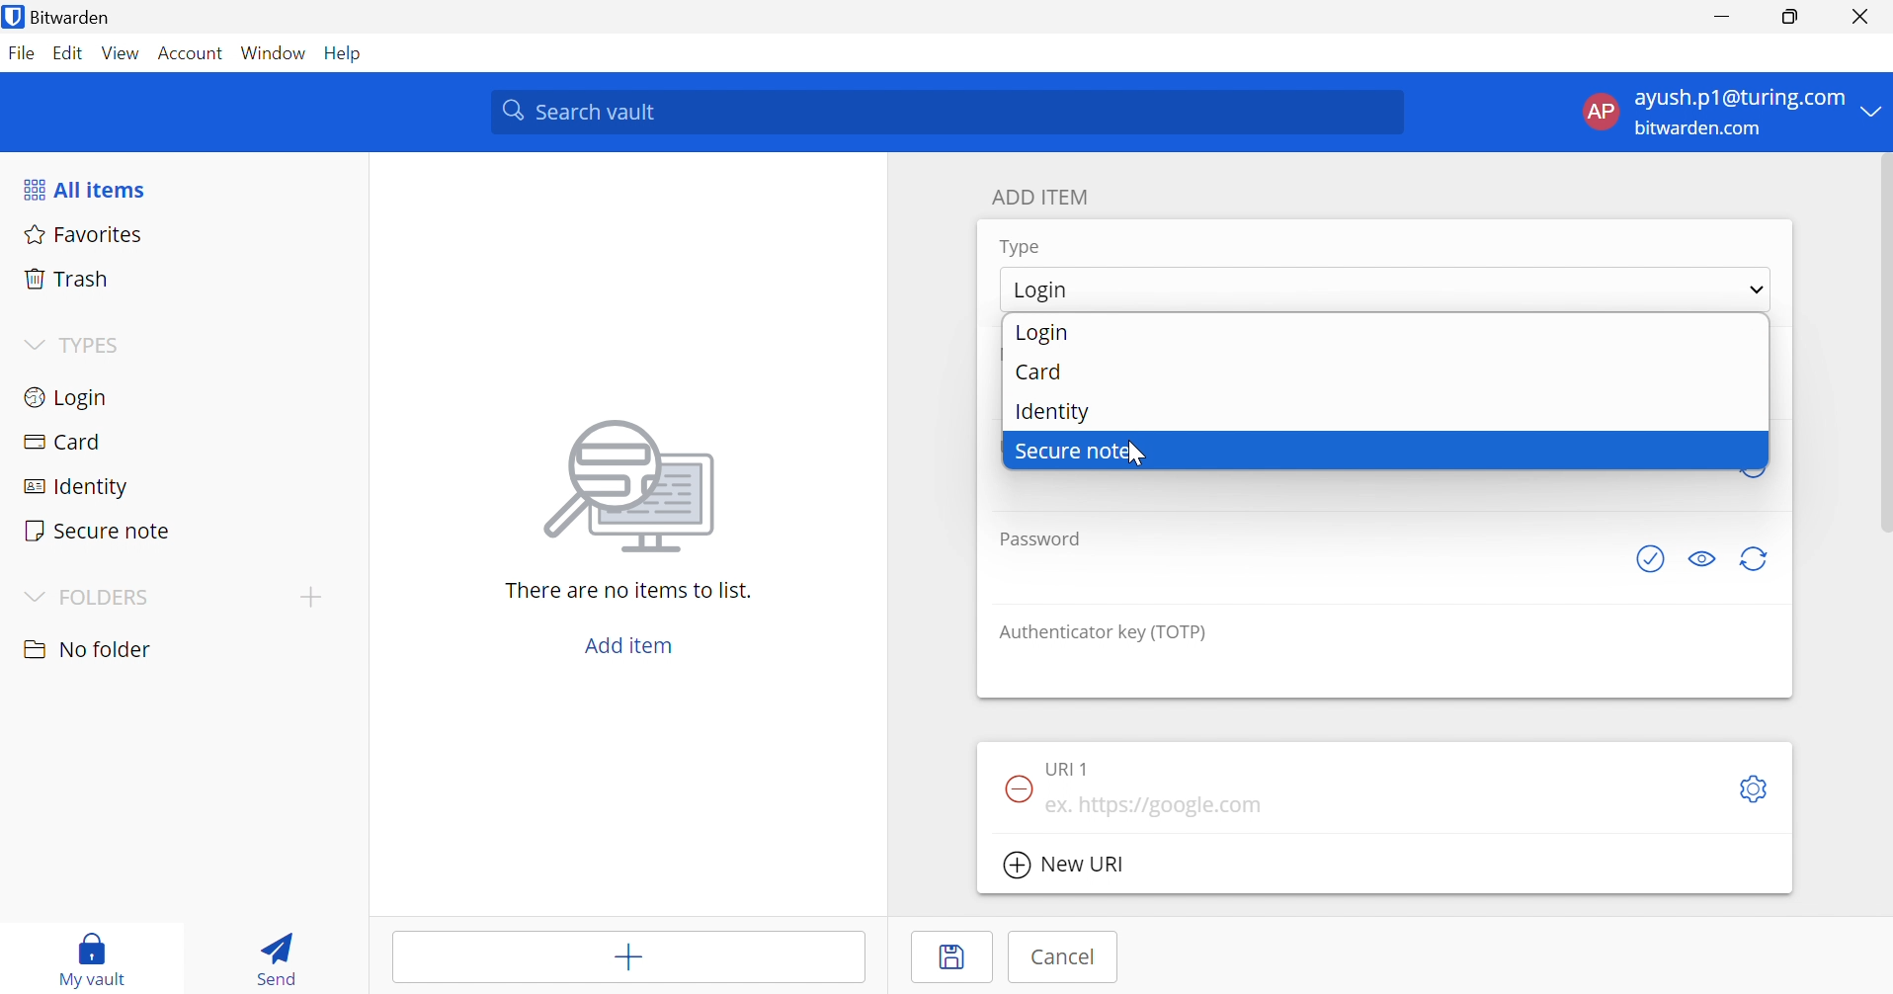 The height and width of the screenshot is (994, 1893). I want to click on Edit, so click(68, 51).